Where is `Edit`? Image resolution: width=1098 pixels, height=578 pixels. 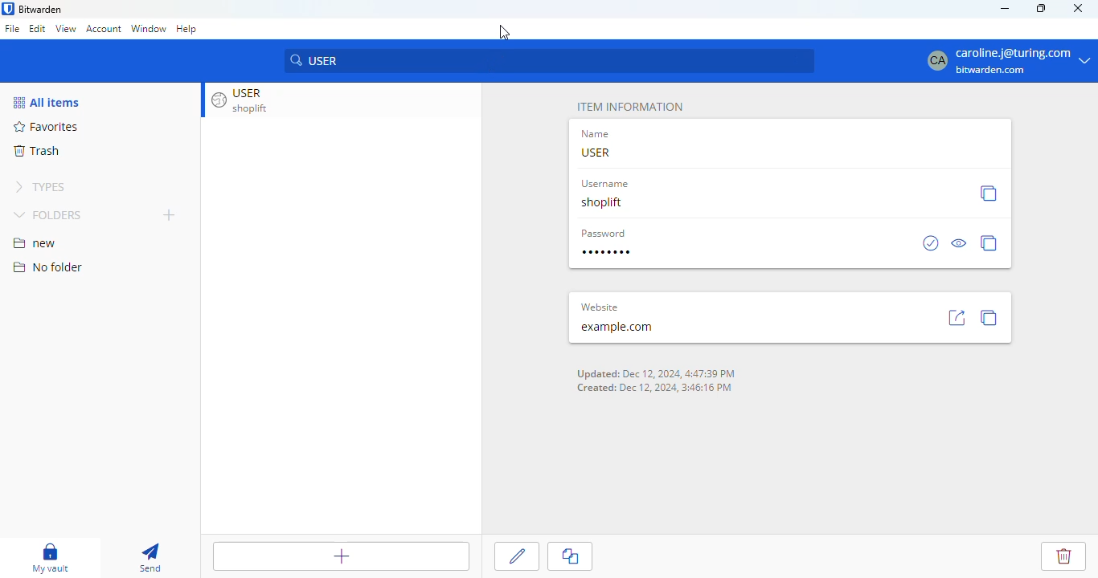 Edit is located at coordinates (515, 555).